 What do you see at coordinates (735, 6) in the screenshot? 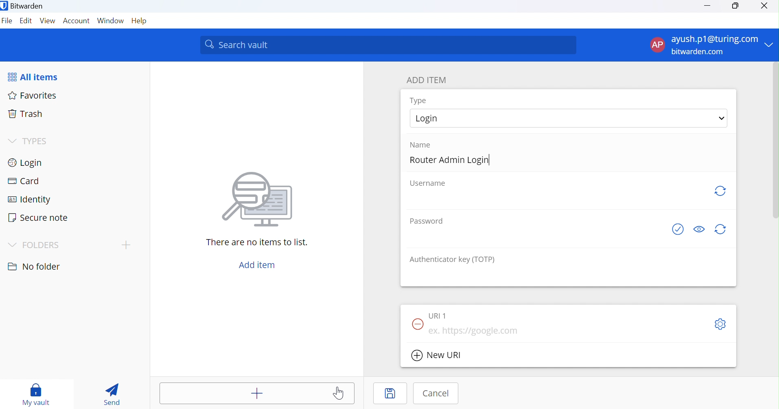
I see `Restore Down` at bounding box center [735, 6].